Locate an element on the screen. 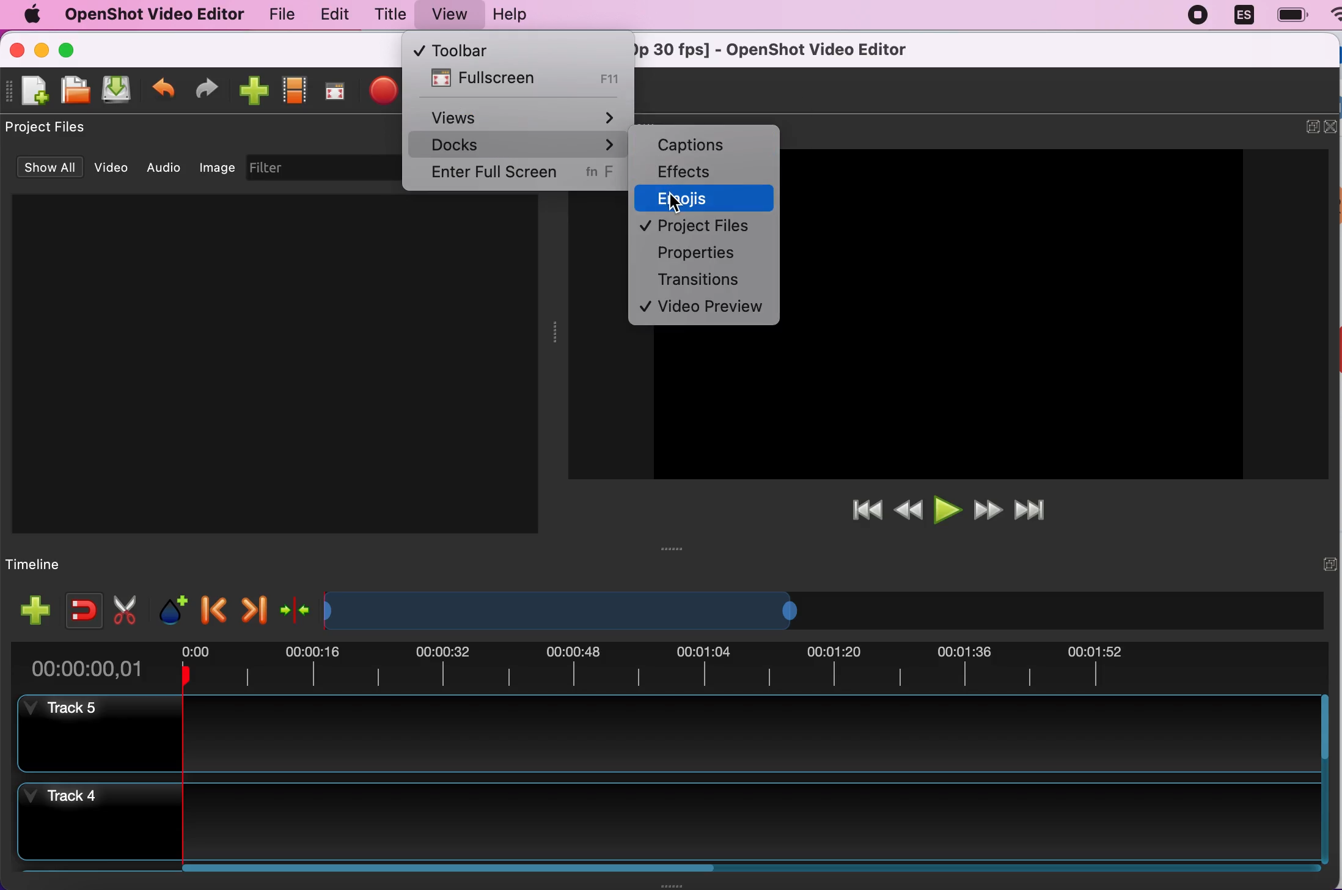 Image resolution: width=1342 pixels, height=890 pixels. cut is located at coordinates (125, 609).